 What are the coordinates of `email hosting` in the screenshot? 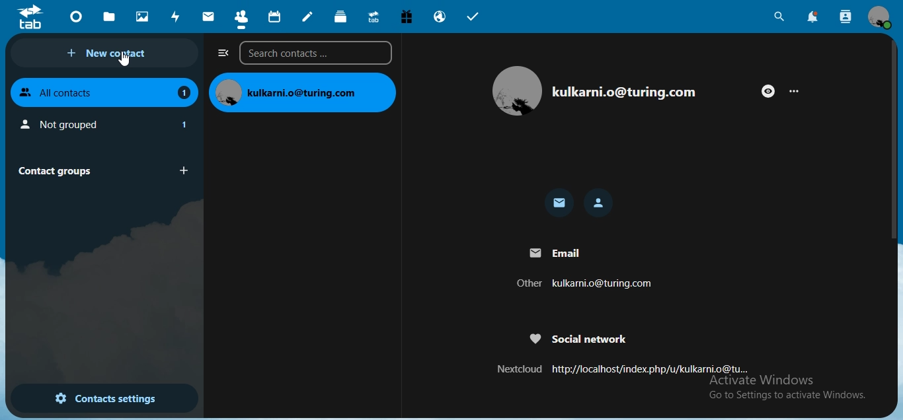 It's located at (439, 18).